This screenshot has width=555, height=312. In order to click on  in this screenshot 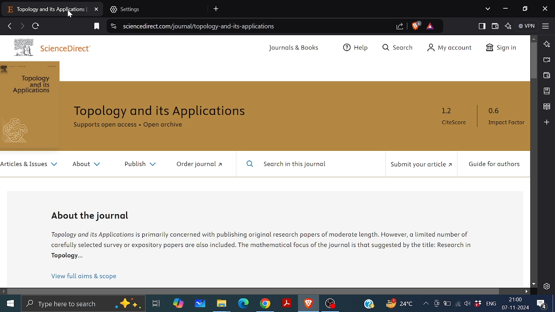, I will do `click(425, 304)`.